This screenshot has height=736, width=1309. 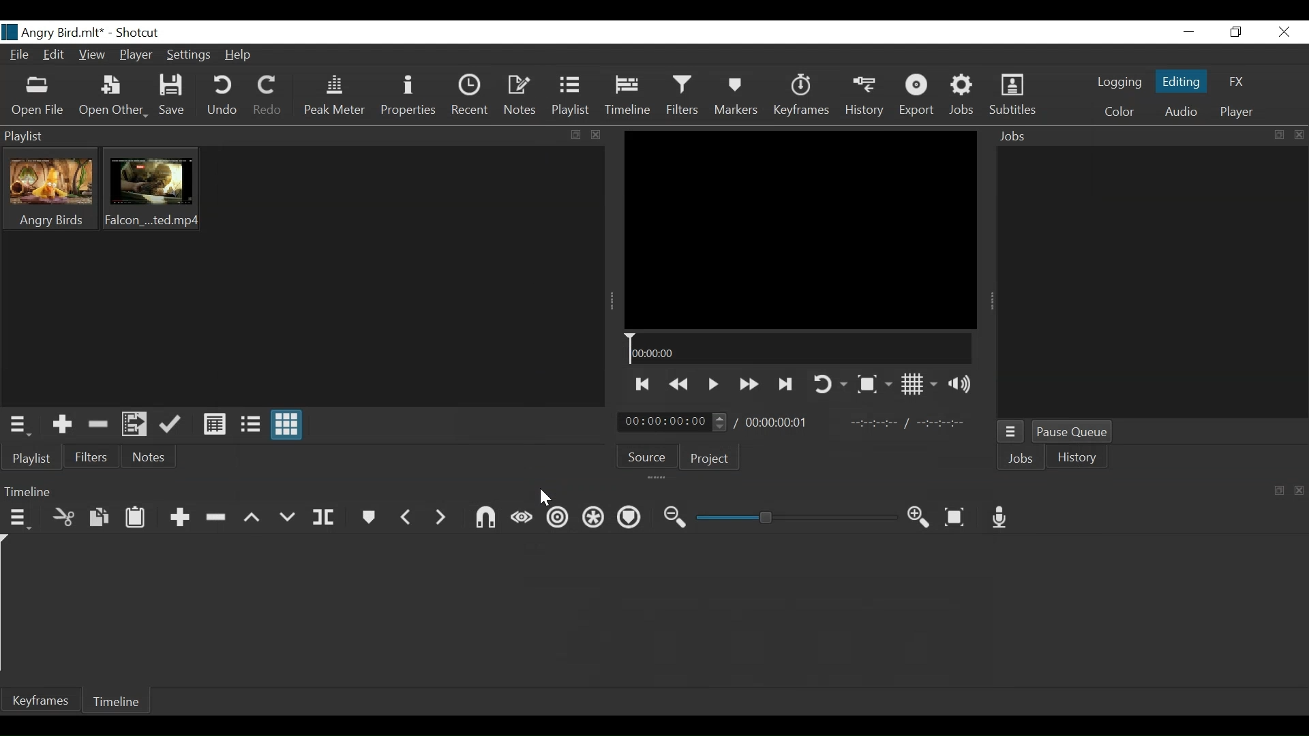 What do you see at coordinates (1283, 31) in the screenshot?
I see `Close` at bounding box center [1283, 31].